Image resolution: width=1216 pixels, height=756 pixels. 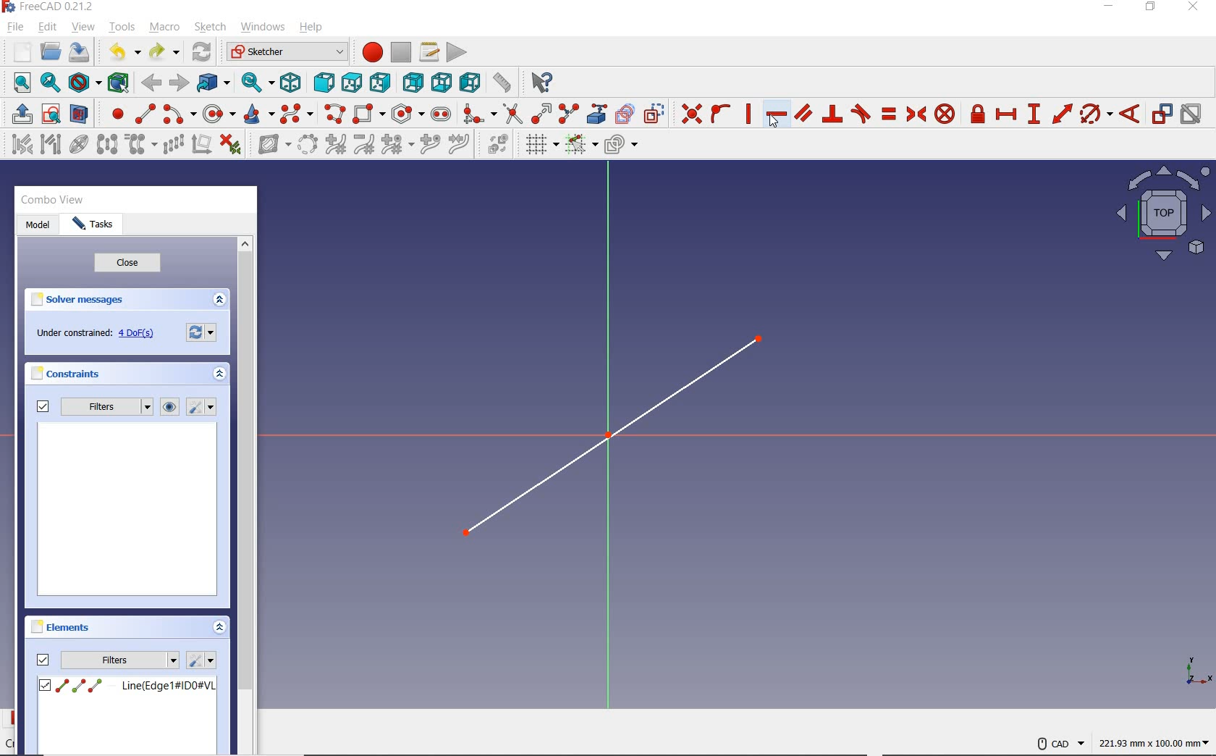 What do you see at coordinates (219, 374) in the screenshot?
I see `COLLAPSE` at bounding box center [219, 374].